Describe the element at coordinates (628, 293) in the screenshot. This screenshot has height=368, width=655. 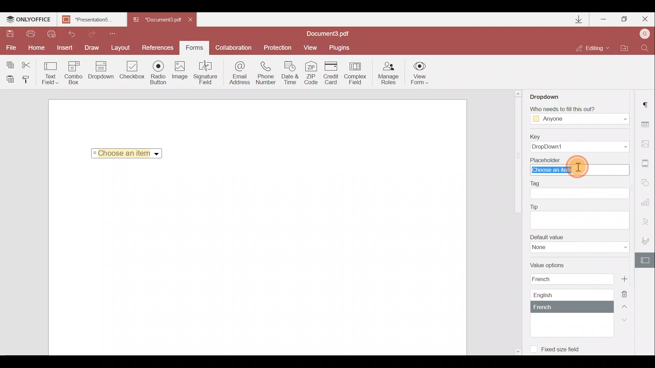
I see `Delete` at that location.